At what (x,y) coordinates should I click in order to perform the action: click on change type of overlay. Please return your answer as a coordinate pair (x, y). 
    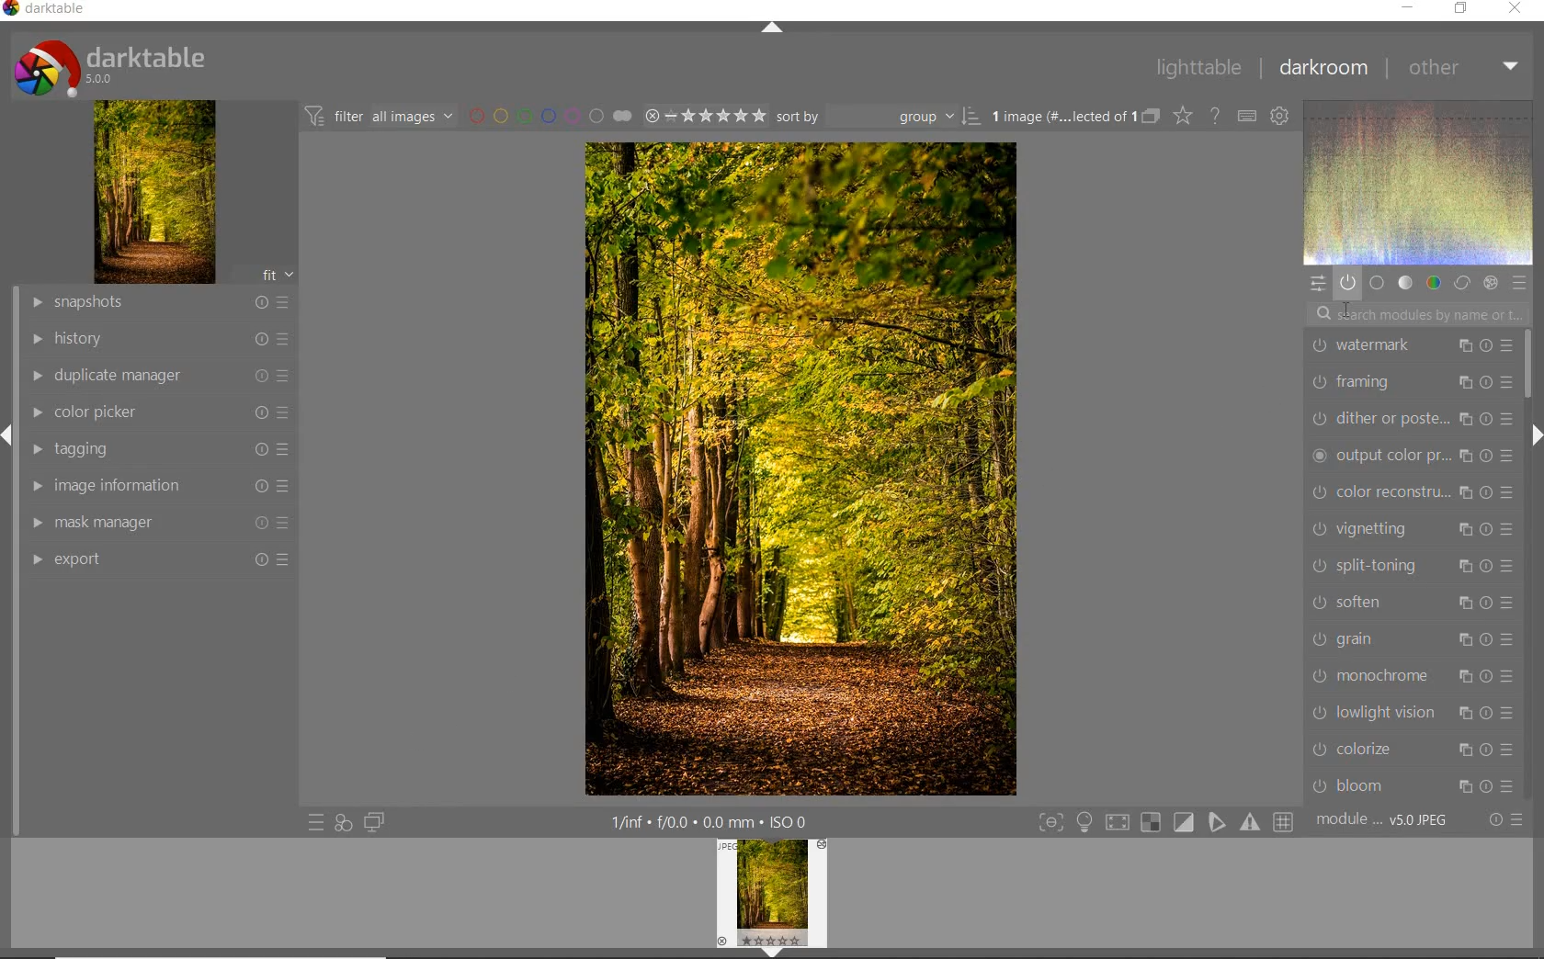
    Looking at the image, I should click on (1182, 118).